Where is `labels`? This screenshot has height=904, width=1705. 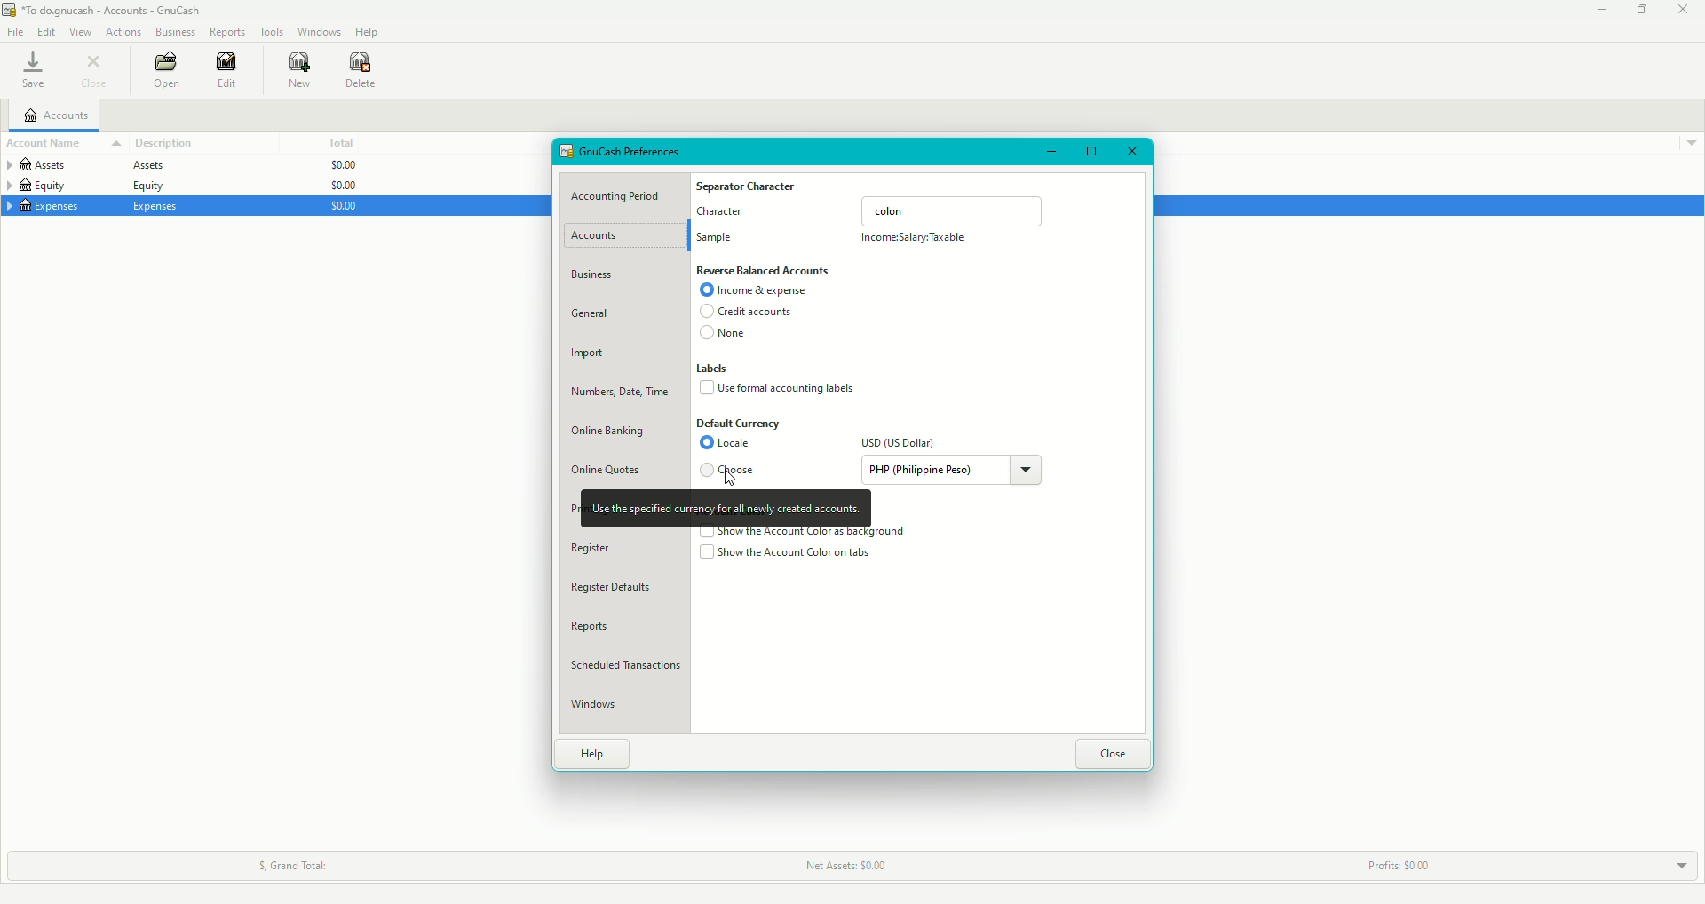 labels is located at coordinates (715, 369).